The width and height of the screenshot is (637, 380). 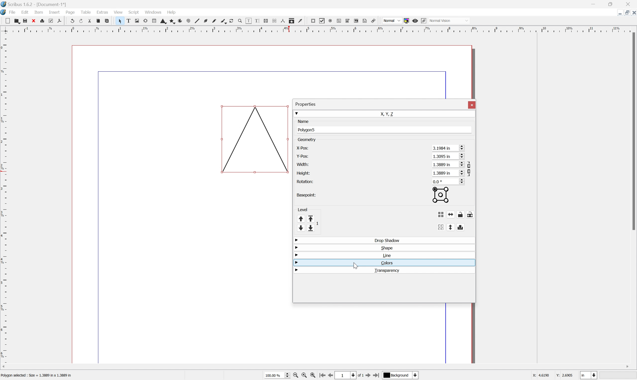 I want to click on Line, so click(x=386, y=255).